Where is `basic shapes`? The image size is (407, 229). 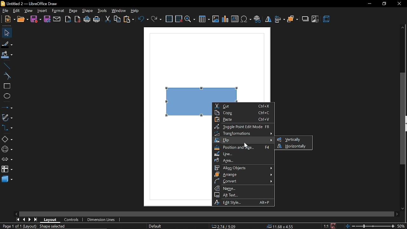
basic shapes is located at coordinates (6, 139).